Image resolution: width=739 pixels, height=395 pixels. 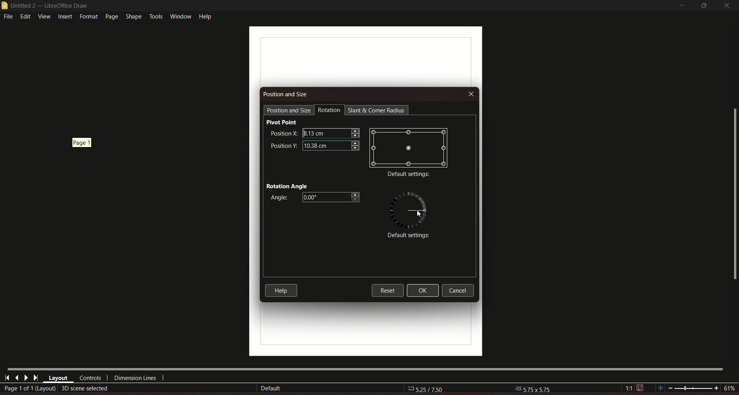 What do you see at coordinates (407, 236) in the screenshot?
I see `Default Settings` at bounding box center [407, 236].